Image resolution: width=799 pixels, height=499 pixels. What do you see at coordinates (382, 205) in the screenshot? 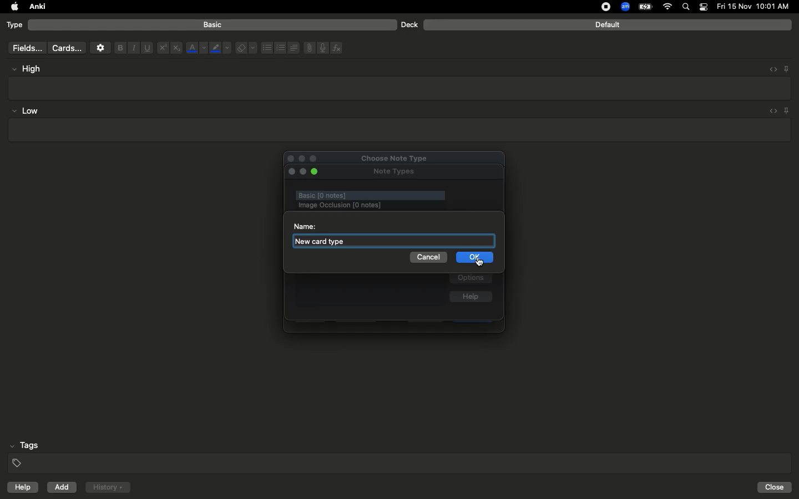
I see `image occlusion(0 notes)` at bounding box center [382, 205].